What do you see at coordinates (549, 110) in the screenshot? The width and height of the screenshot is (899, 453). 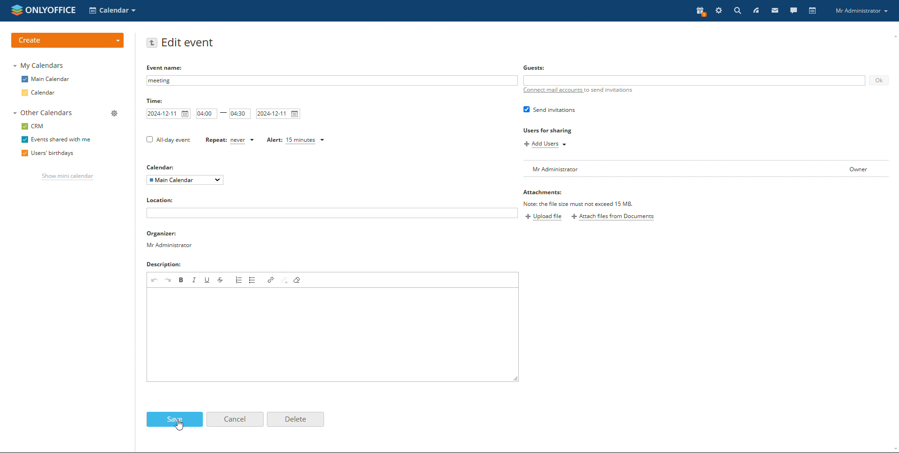 I see `send invitations` at bounding box center [549, 110].